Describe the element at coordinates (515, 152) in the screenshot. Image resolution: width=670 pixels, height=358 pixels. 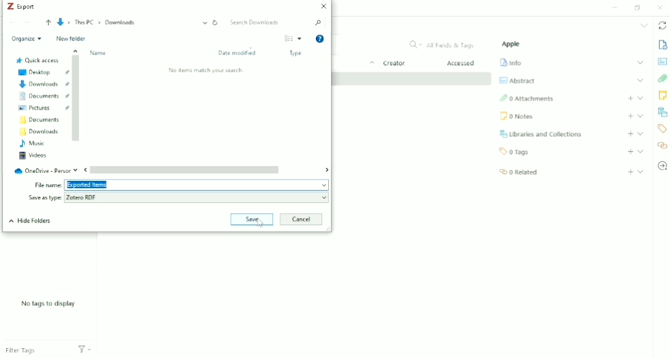
I see `Tags` at that location.